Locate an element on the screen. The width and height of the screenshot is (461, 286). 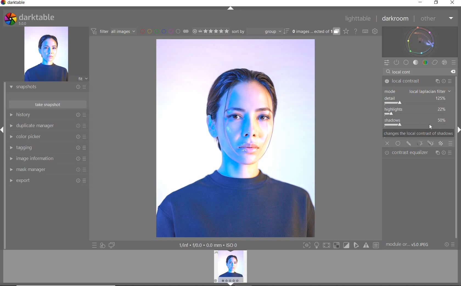
Clear is located at coordinates (453, 72).